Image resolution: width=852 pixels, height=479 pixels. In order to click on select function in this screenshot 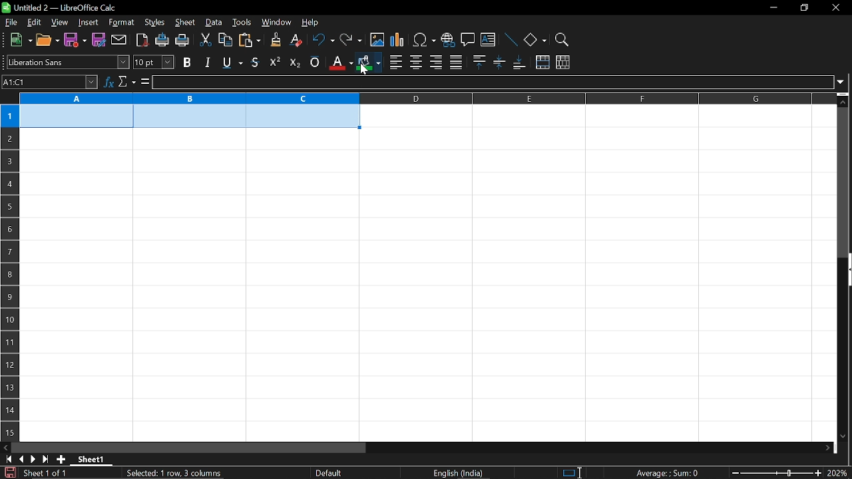, I will do `click(126, 82)`.